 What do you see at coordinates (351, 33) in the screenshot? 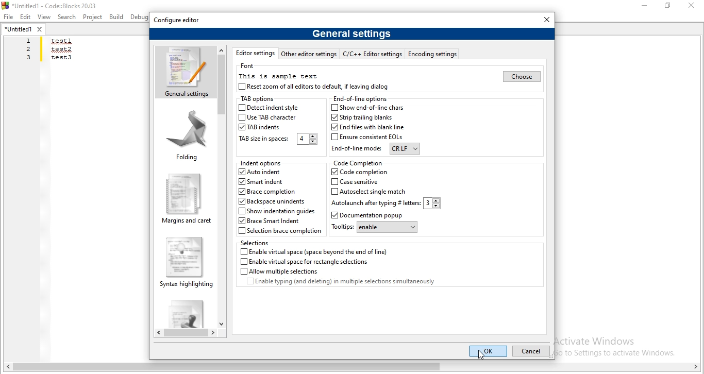
I see `general settings` at bounding box center [351, 33].